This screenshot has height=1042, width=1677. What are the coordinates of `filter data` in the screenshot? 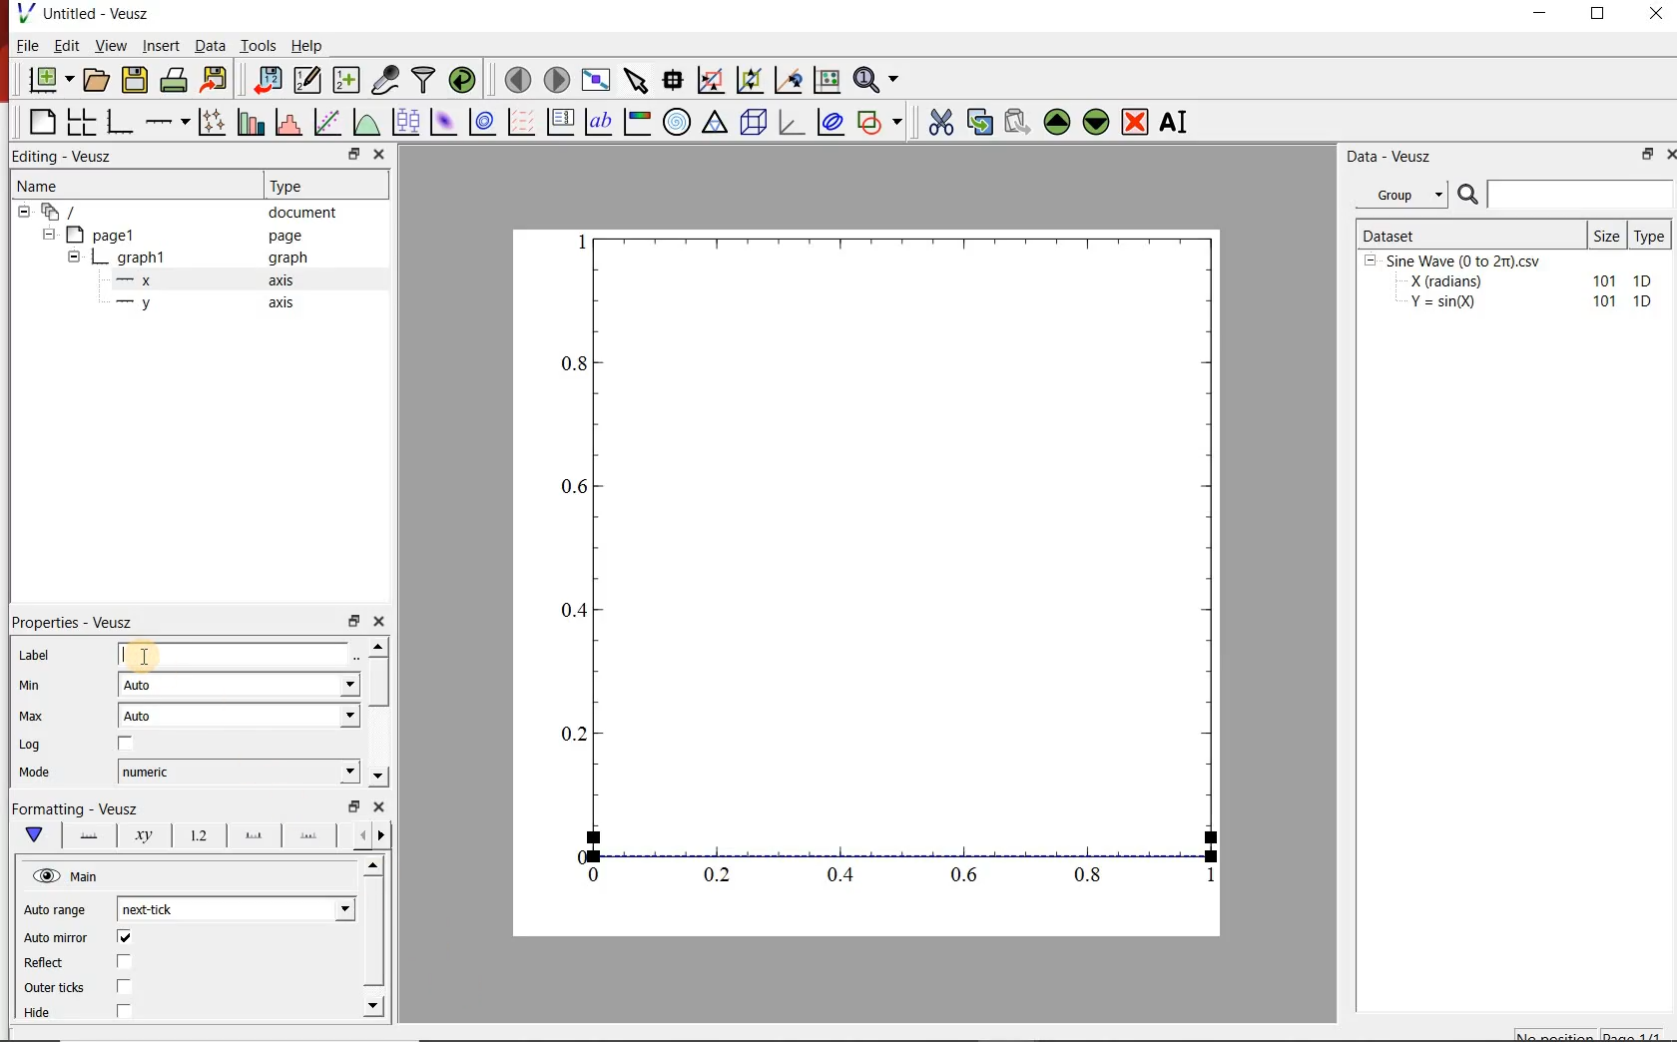 It's located at (425, 80).